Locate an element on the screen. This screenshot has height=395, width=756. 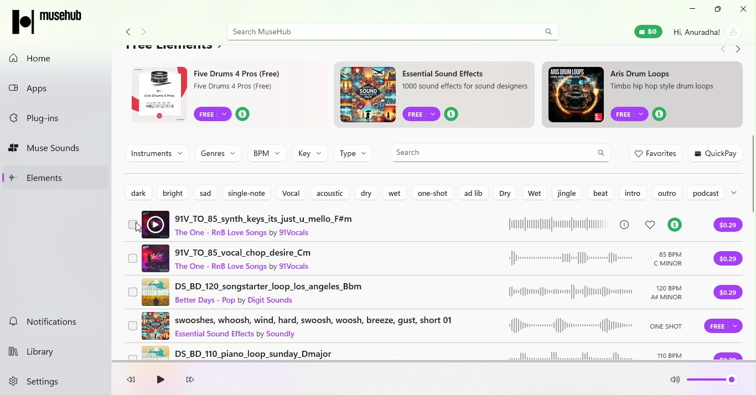
Purchase is located at coordinates (727, 258).